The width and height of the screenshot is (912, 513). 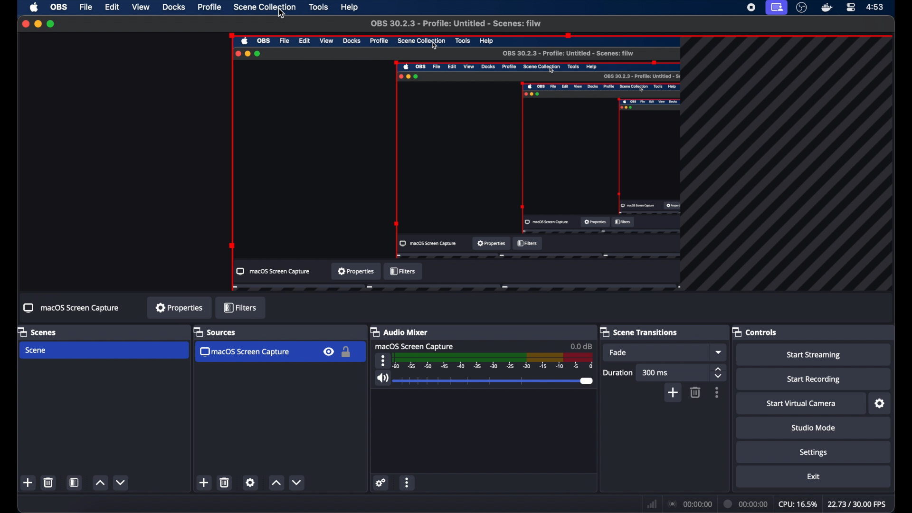 I want to click on open scene filter, so click(x=74, y=483).